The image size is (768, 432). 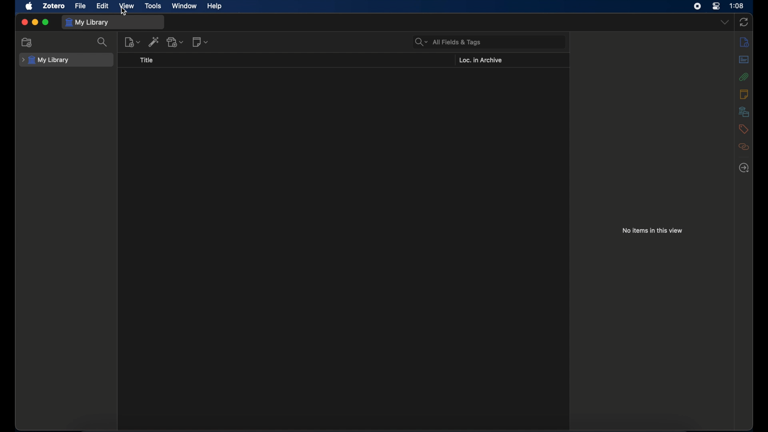 I want to click on new item, so click(x=132, y=42).